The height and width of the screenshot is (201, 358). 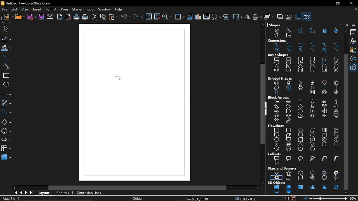 What do you see at coordinates (6, 113) in the screenshot?
I see `connectors` at bounding box center [6, 113].